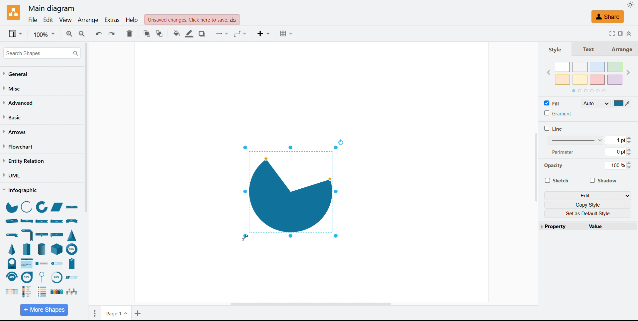 This screenshot has width=638, height=321. I want to click on banner, so click(72, 221).